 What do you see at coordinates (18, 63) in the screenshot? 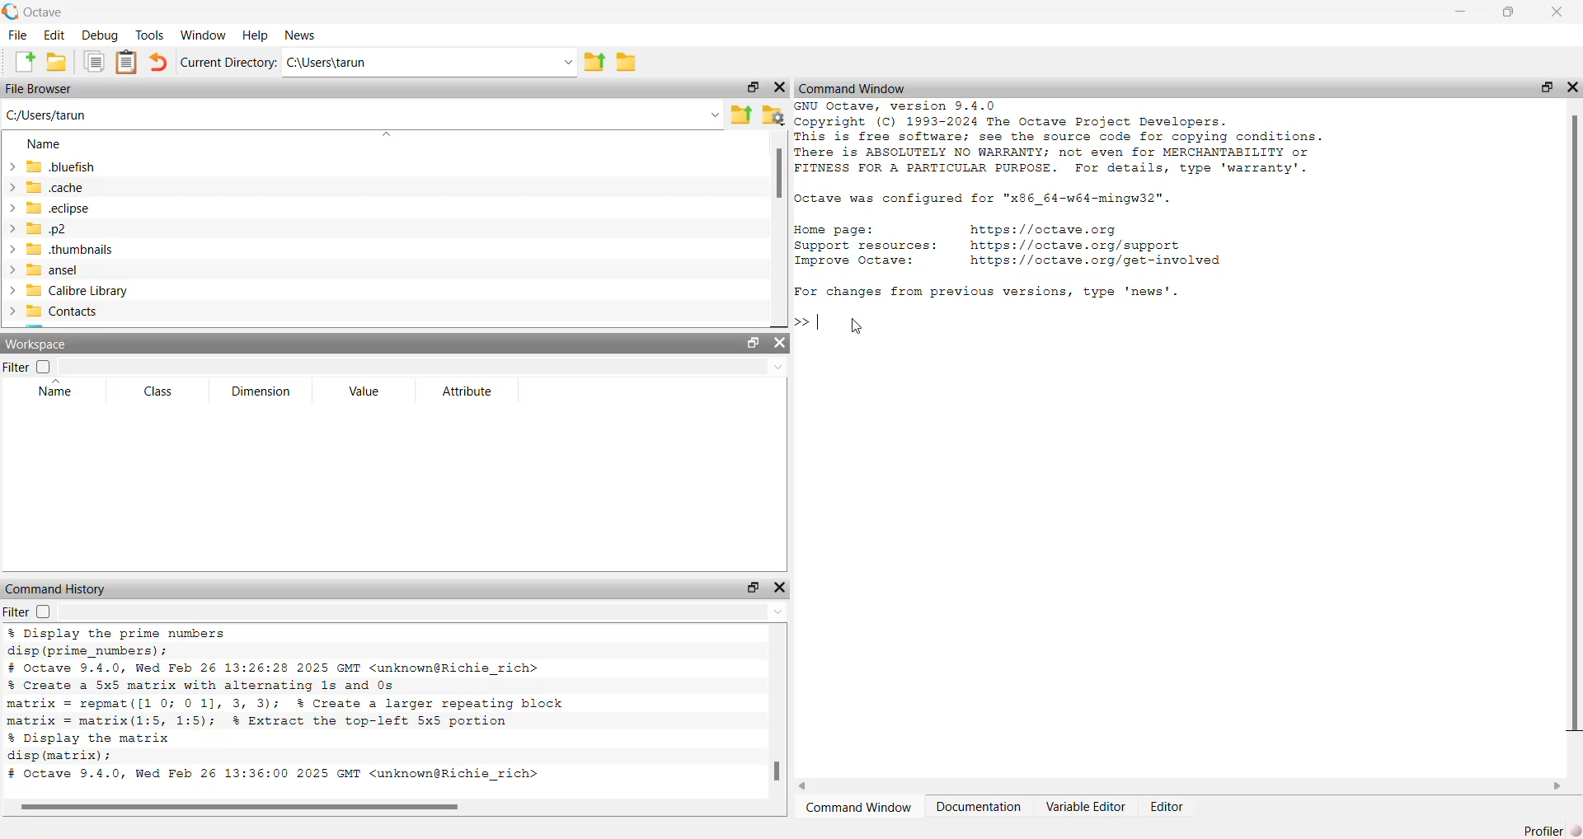
I see `new script` at bounding box center [18, 63].